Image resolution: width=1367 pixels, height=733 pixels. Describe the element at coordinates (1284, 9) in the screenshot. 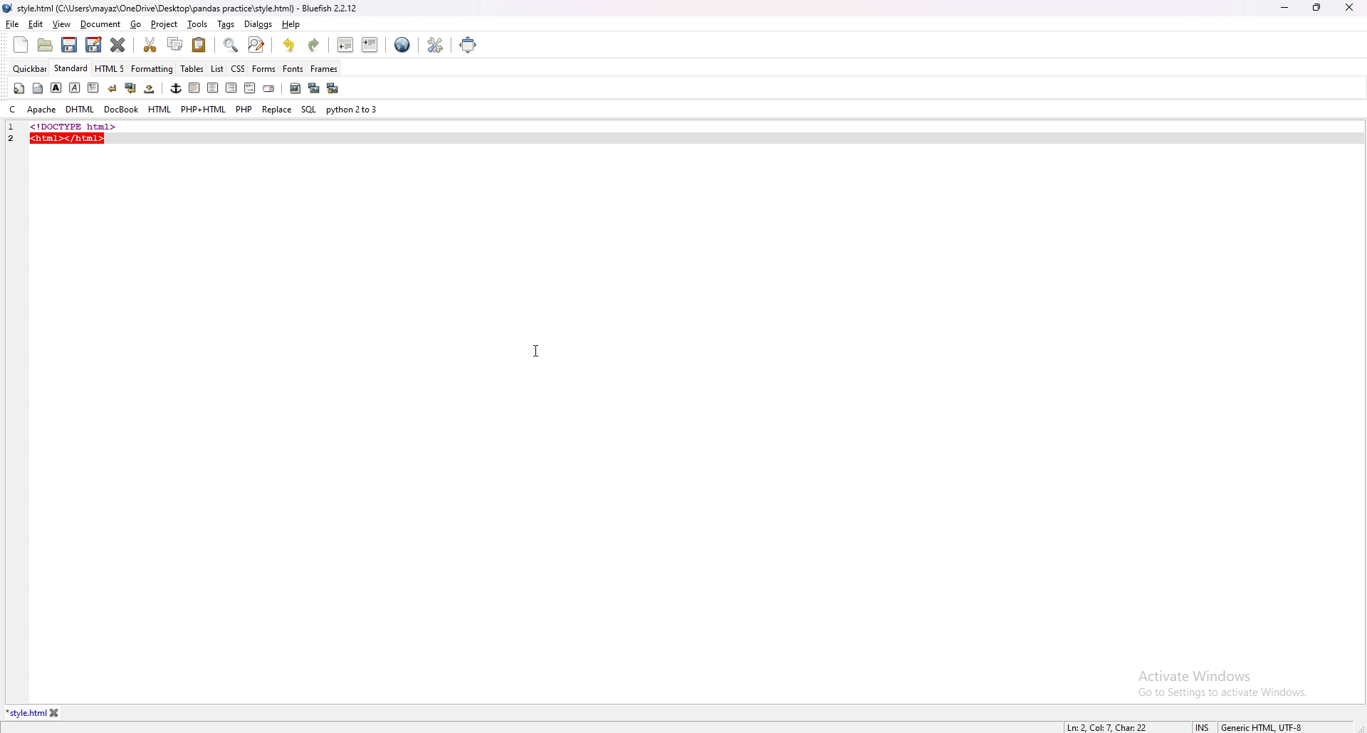

I see `minimize` at that location.